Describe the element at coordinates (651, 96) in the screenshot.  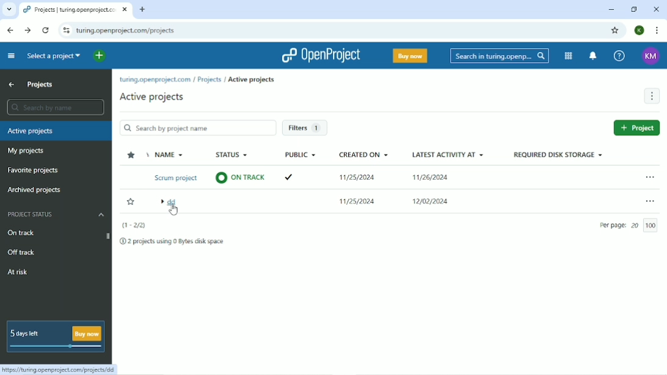
I see `More` at that location.